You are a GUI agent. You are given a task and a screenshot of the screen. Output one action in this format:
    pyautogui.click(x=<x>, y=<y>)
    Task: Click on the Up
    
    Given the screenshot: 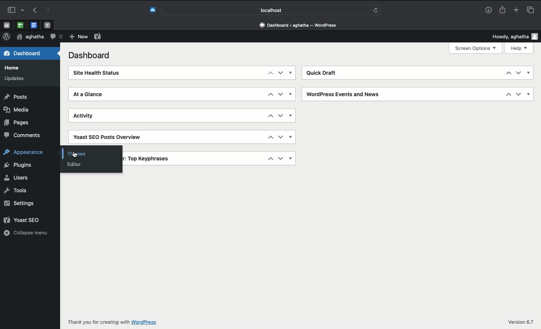 What is the action you would take?
    pyautogui.click(x=270, y=137)
    